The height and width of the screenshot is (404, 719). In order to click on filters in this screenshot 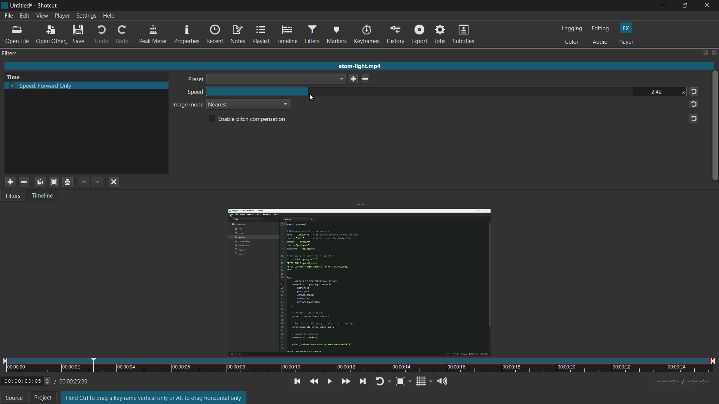, I will do `click(312, 35)`.